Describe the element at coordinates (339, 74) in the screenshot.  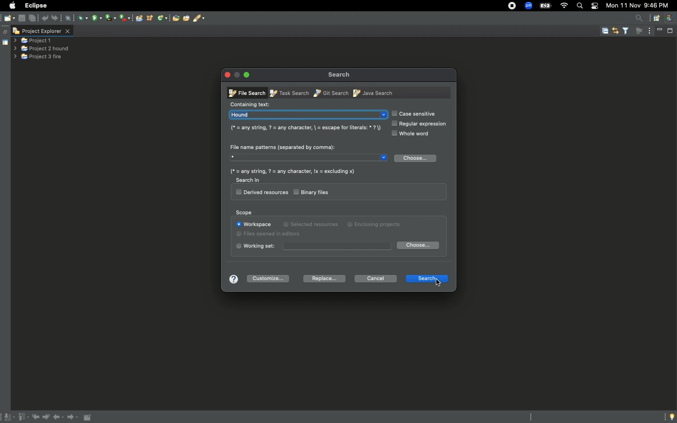
I see `Search` at that location.